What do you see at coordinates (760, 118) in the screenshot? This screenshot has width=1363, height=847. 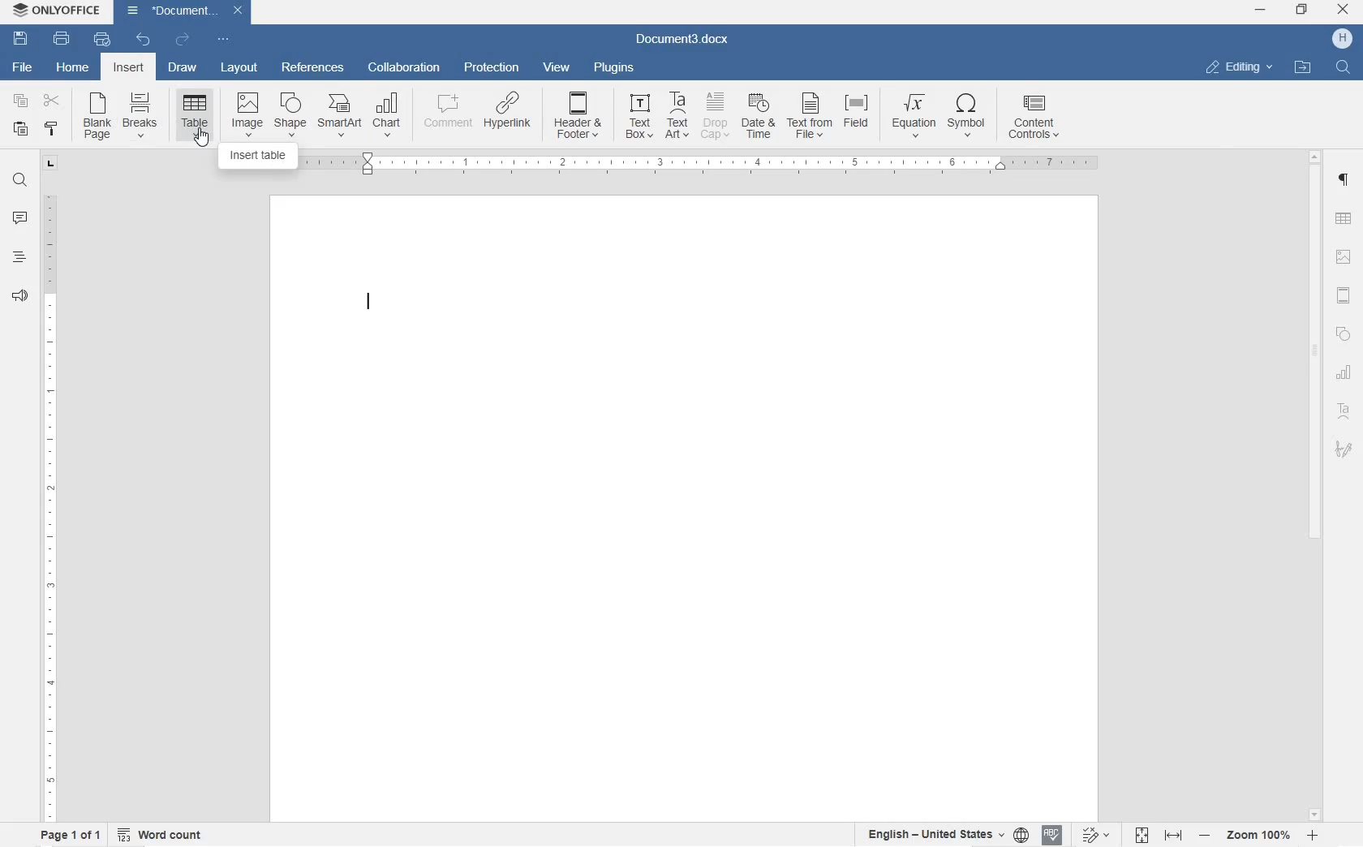 I see `Date & Time` at bounding box center [760, 118].